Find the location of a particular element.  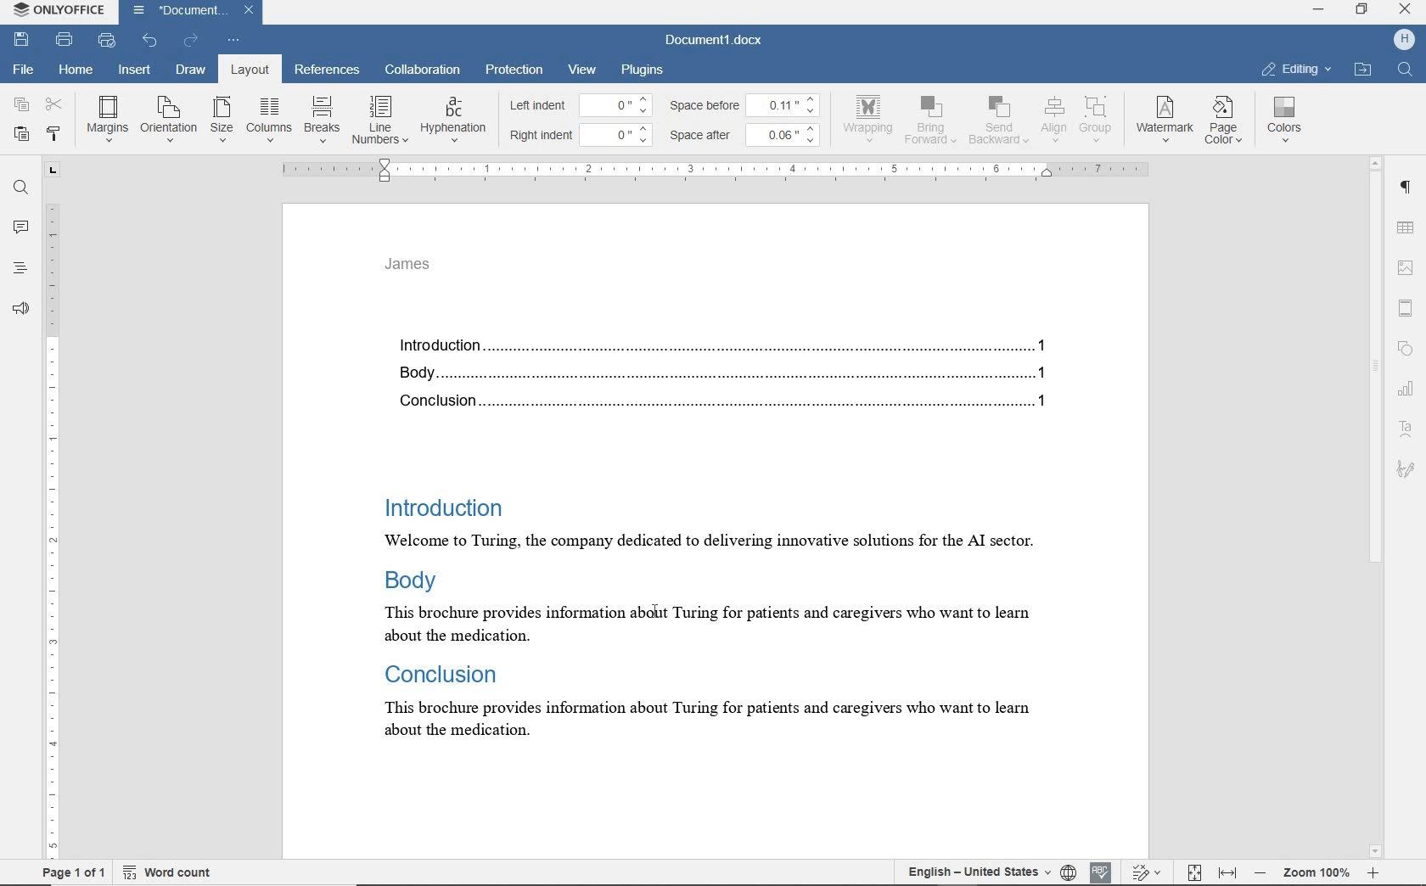

text language is located at coordinates (974, 871).